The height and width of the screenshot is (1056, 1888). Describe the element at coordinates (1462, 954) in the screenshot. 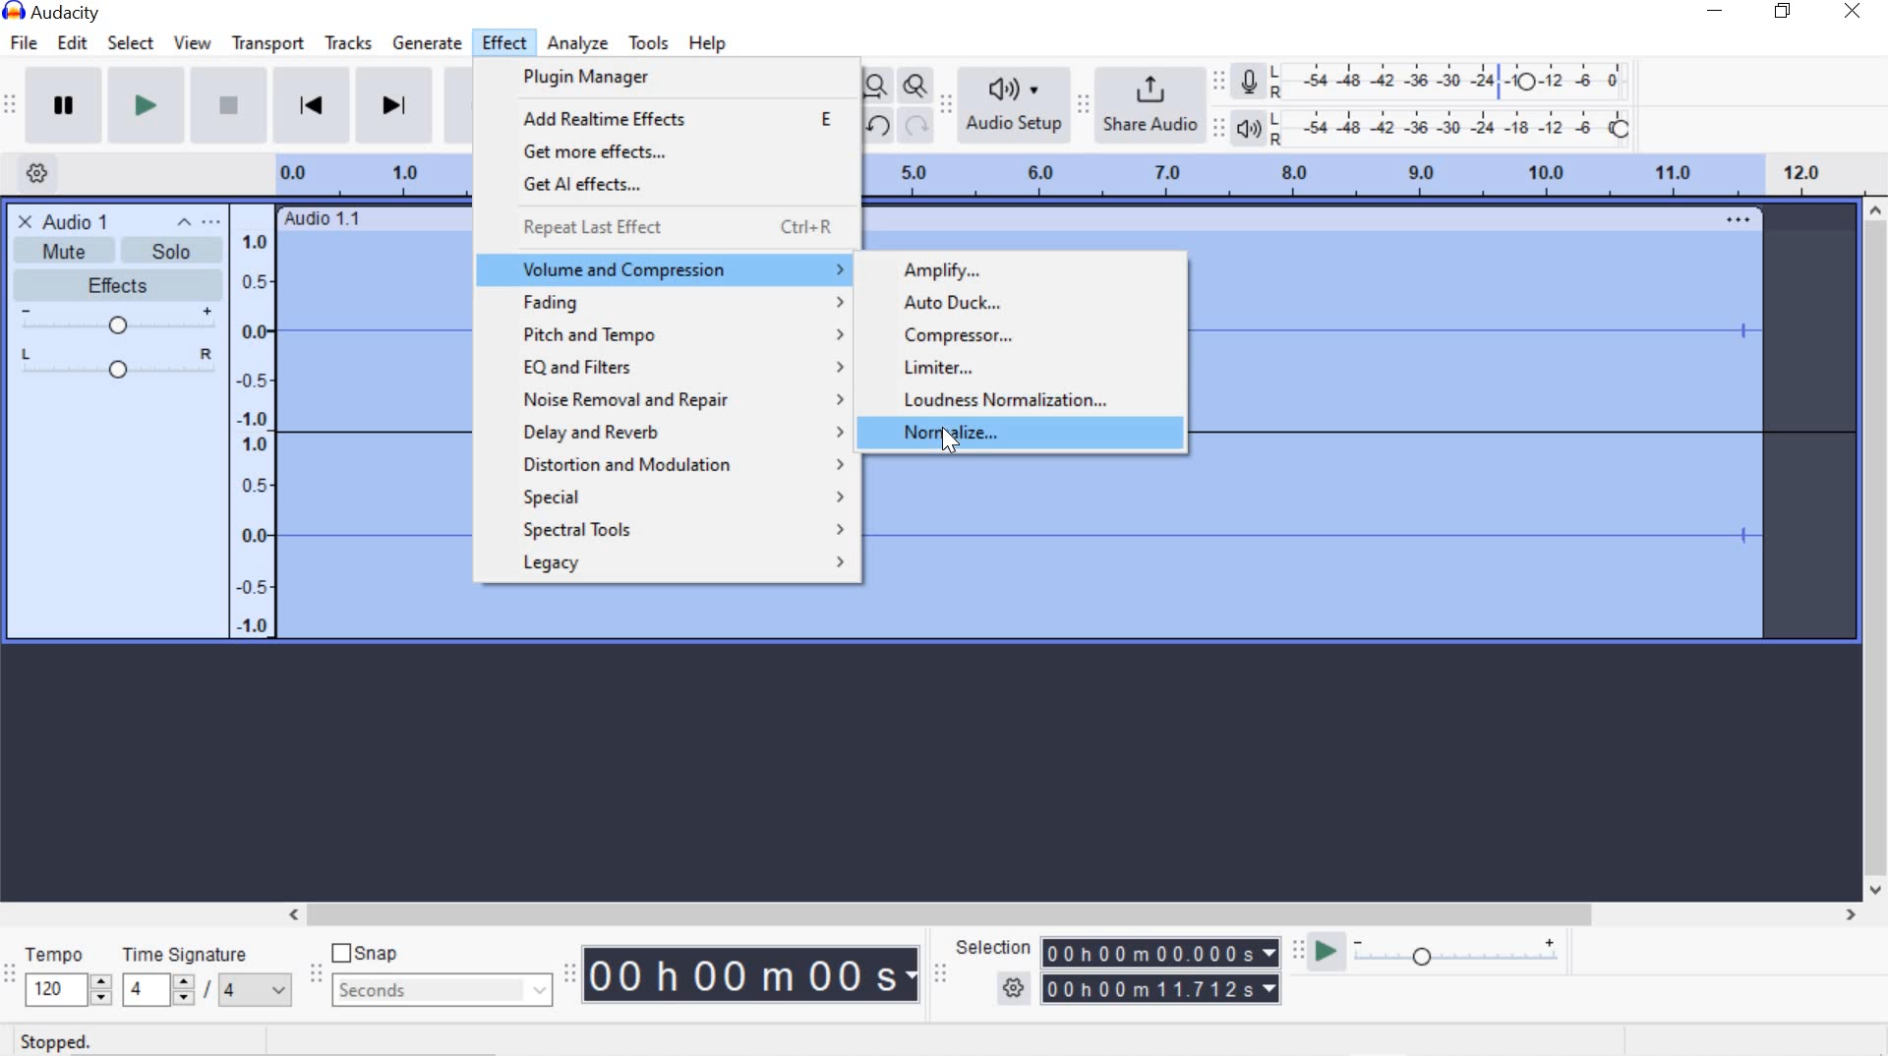

I see `Playback speed` at that location.